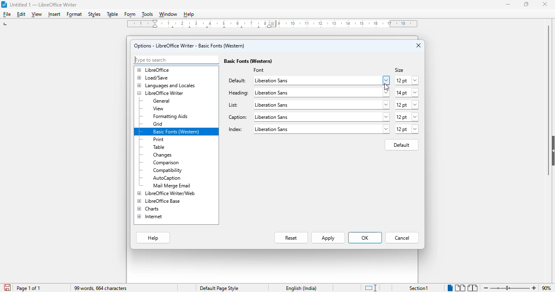  I want to click on file, so click(7, 14).